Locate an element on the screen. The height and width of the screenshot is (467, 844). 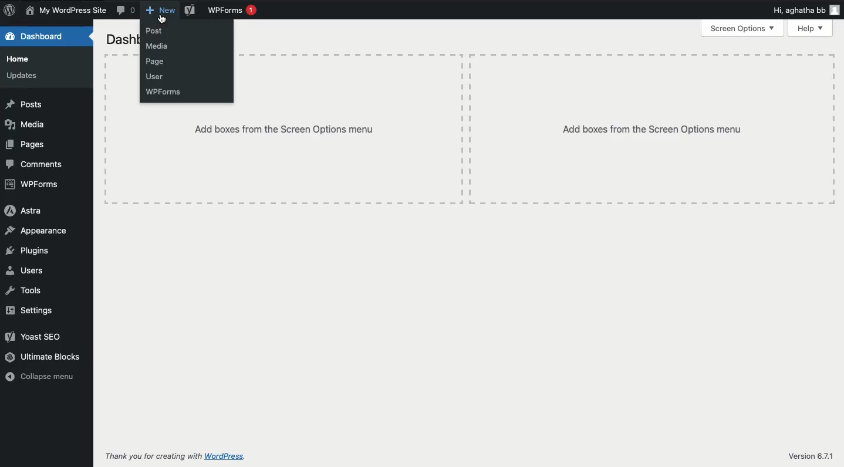
Page is located at coordinates (158, 62).